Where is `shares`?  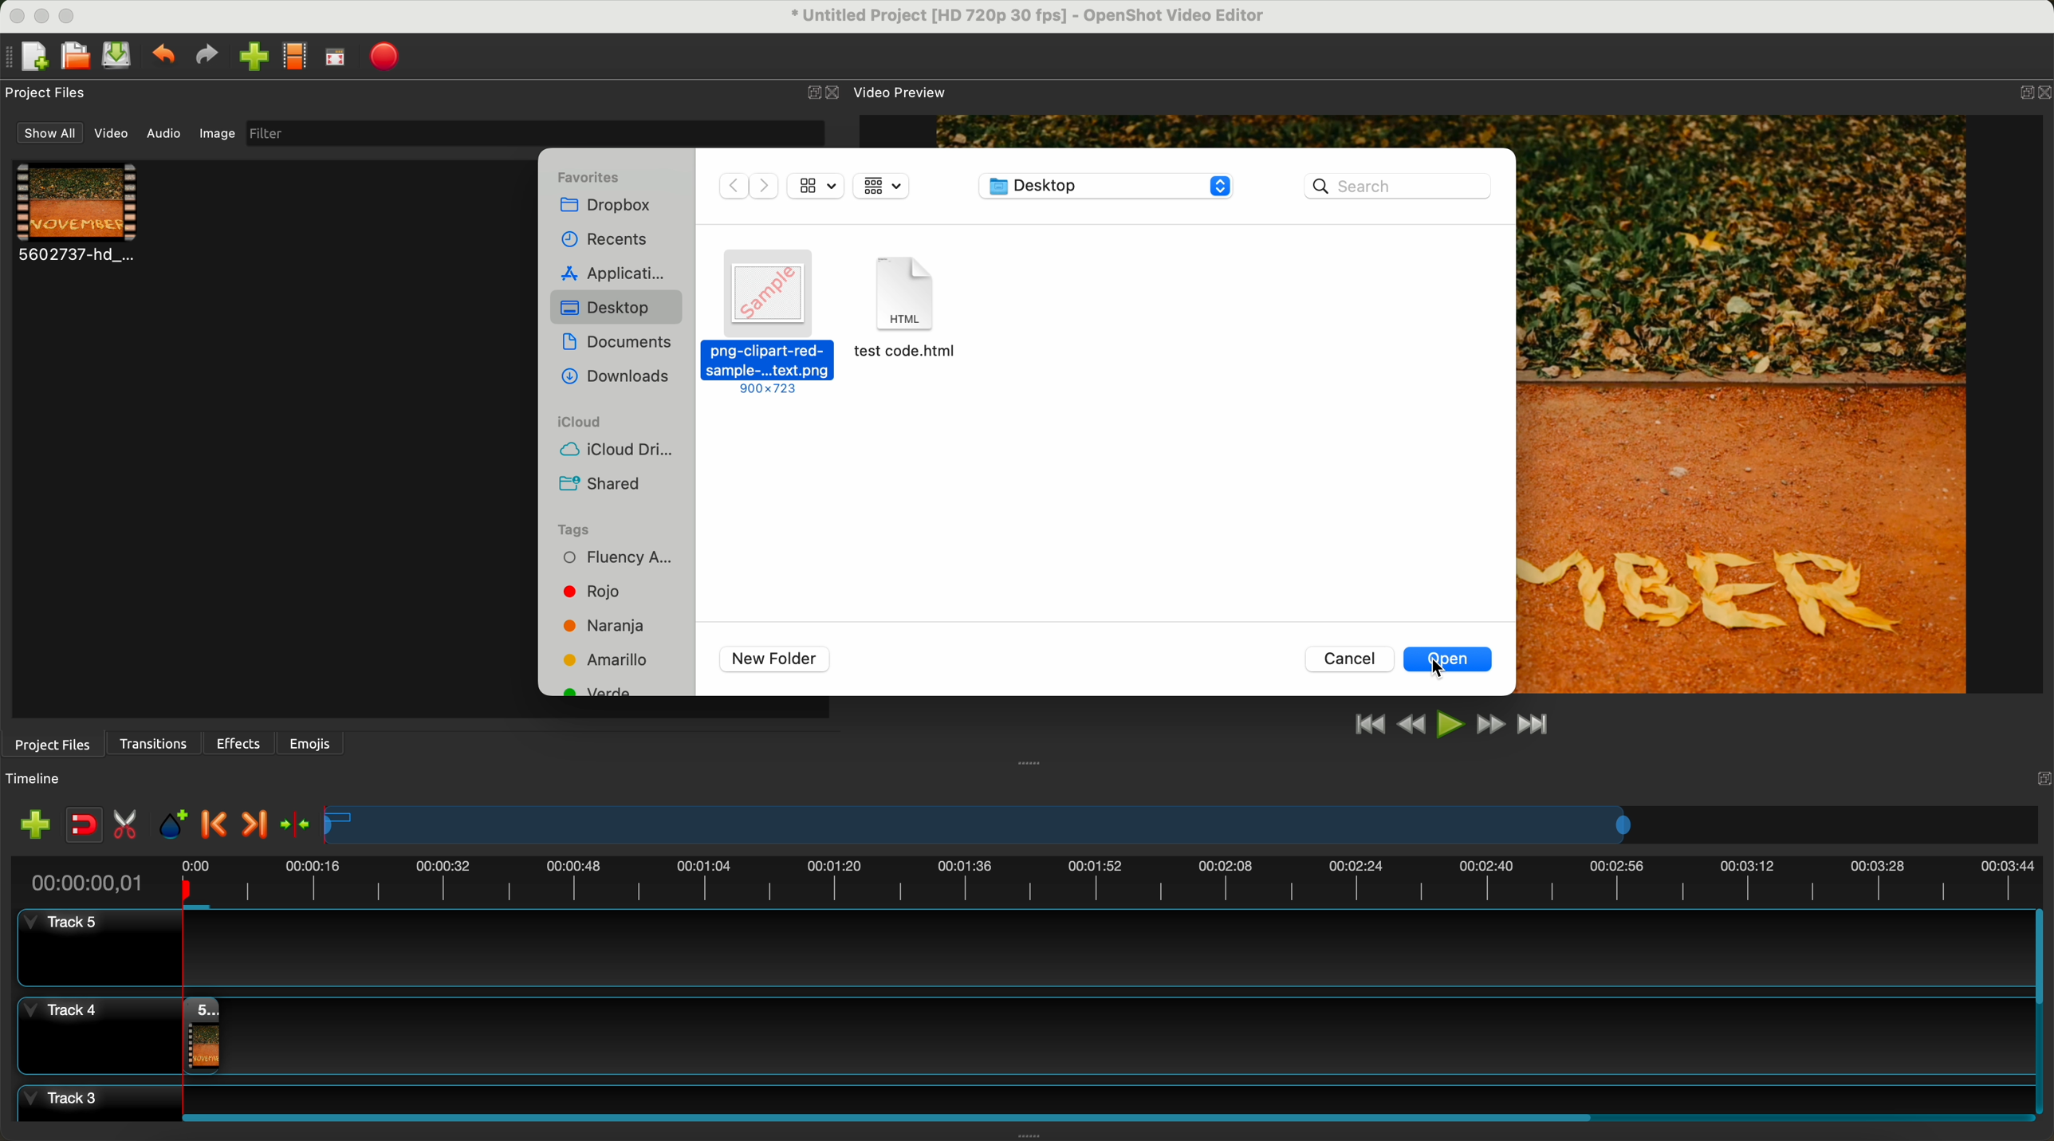
shares is located at coordinates (602, 482).